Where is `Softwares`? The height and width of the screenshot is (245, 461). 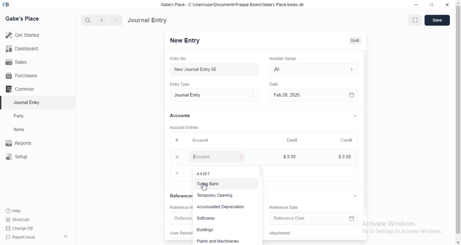 Softwares is located at coordinates (224, 218).